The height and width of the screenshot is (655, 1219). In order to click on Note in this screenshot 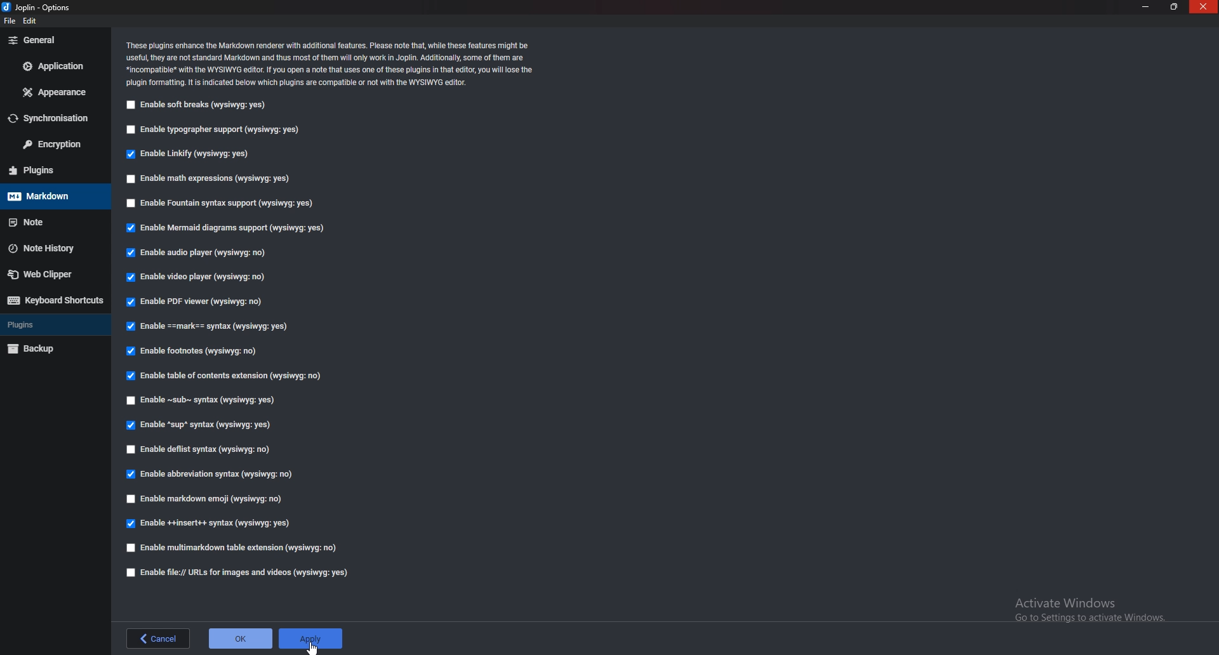, I will do `click(53, 220)`.